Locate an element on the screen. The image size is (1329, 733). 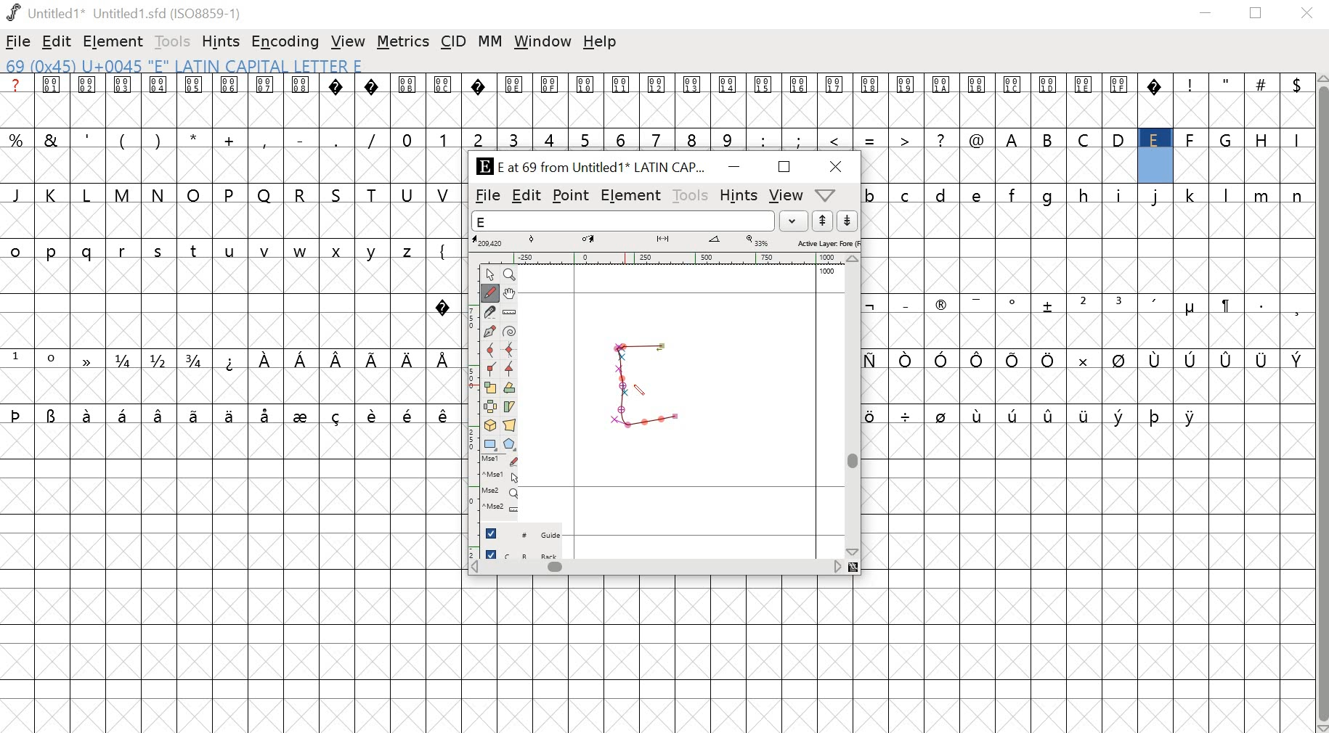
empty cells is located at coordinates (230, 387).